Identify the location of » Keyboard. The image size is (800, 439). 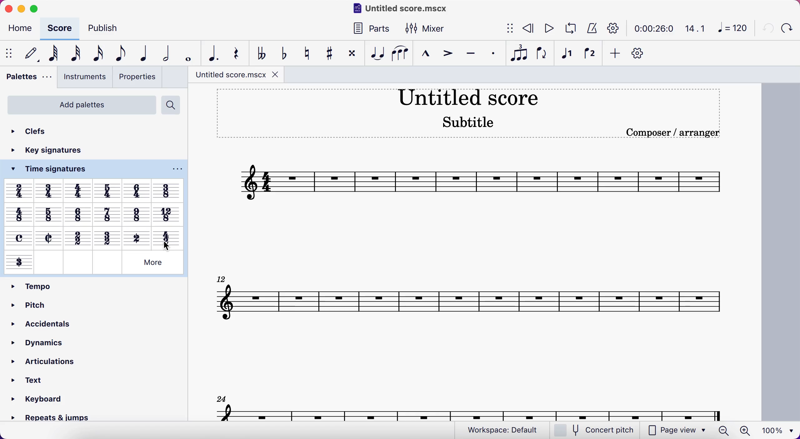
(37, 399).